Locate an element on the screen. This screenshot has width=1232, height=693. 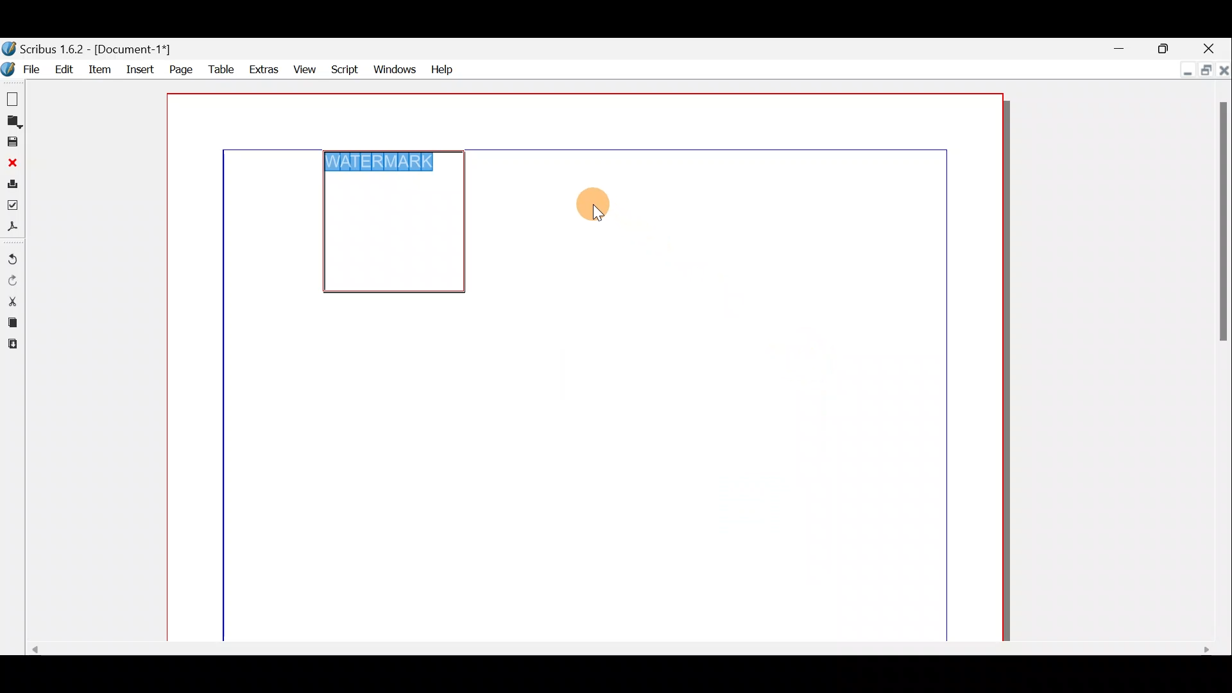
Save is located at coordinates (12, 142).